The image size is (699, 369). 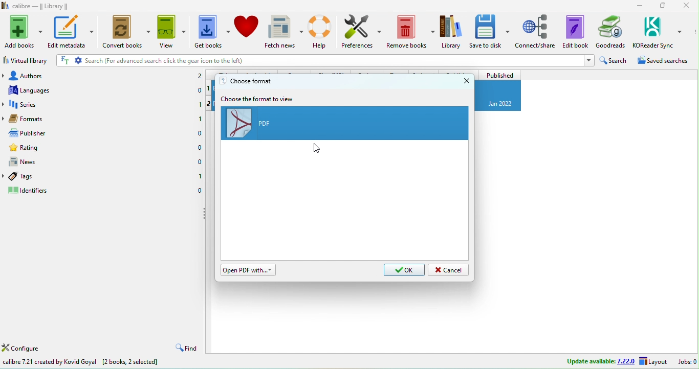 What do you see at coordinates (466, 80) in the screenshot?
I see `close` at bounding box center [466, 80].